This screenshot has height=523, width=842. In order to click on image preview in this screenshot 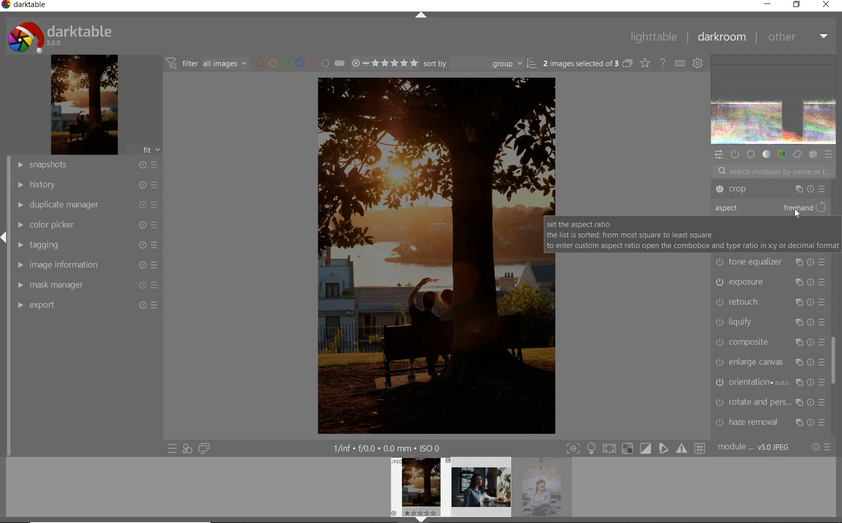, I will do `click(417, 484)`.